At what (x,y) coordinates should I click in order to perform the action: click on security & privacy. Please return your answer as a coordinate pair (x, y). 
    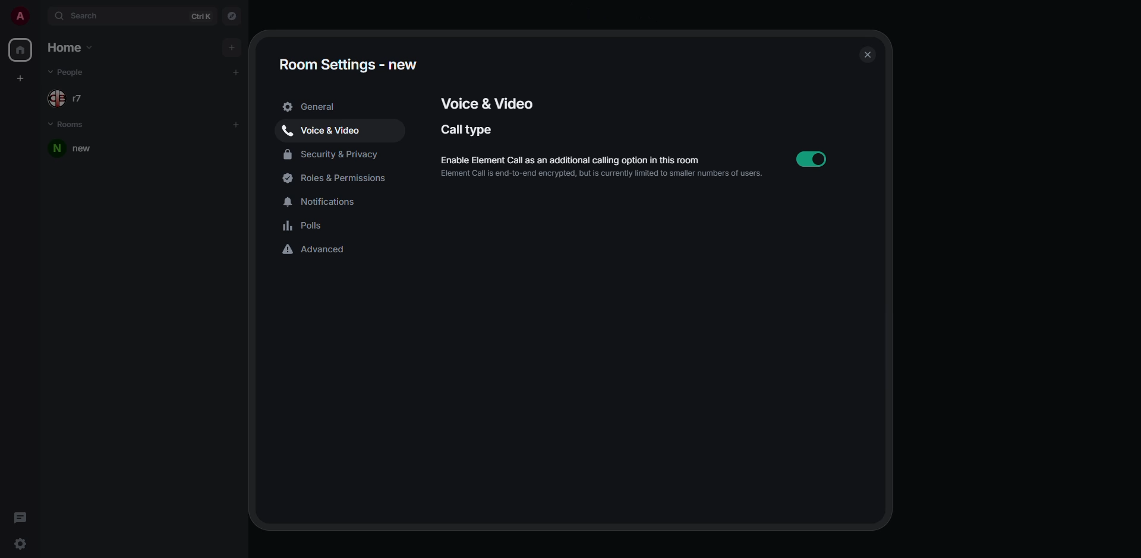
    Looking at the image, I should click on (333, 153).